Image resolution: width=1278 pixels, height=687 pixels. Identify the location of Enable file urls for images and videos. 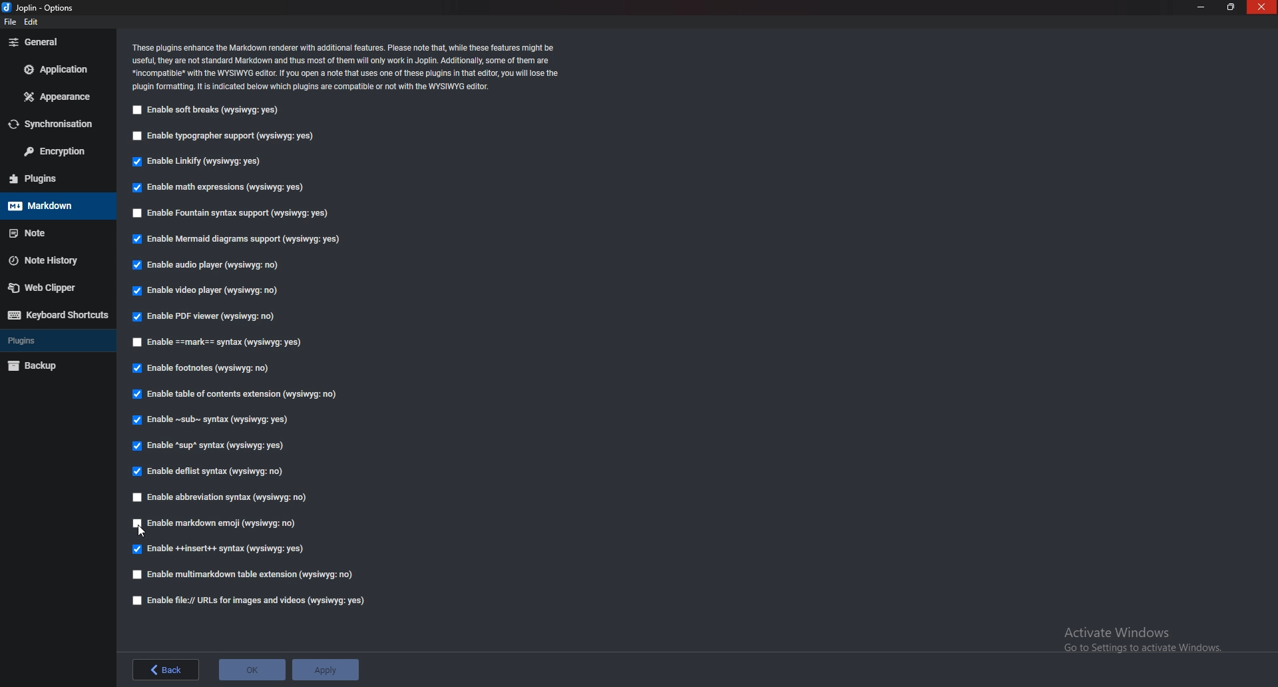
(254, 600).